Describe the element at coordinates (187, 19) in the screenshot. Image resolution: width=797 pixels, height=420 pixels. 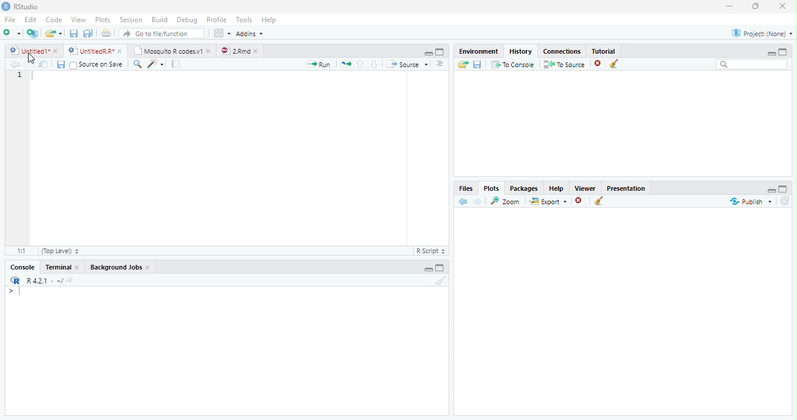
I see `Debug` at that location.